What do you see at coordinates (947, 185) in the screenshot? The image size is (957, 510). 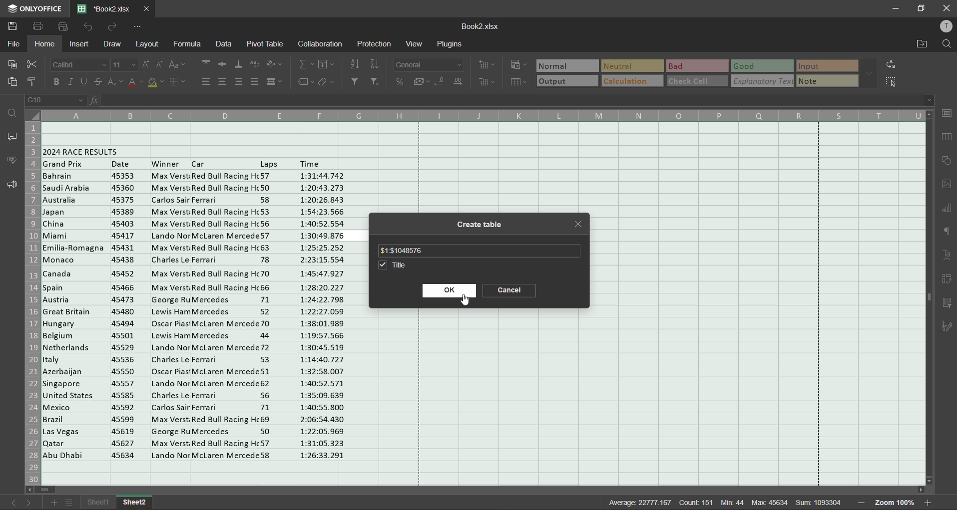 I see `images` at bounding box center [947, 185].